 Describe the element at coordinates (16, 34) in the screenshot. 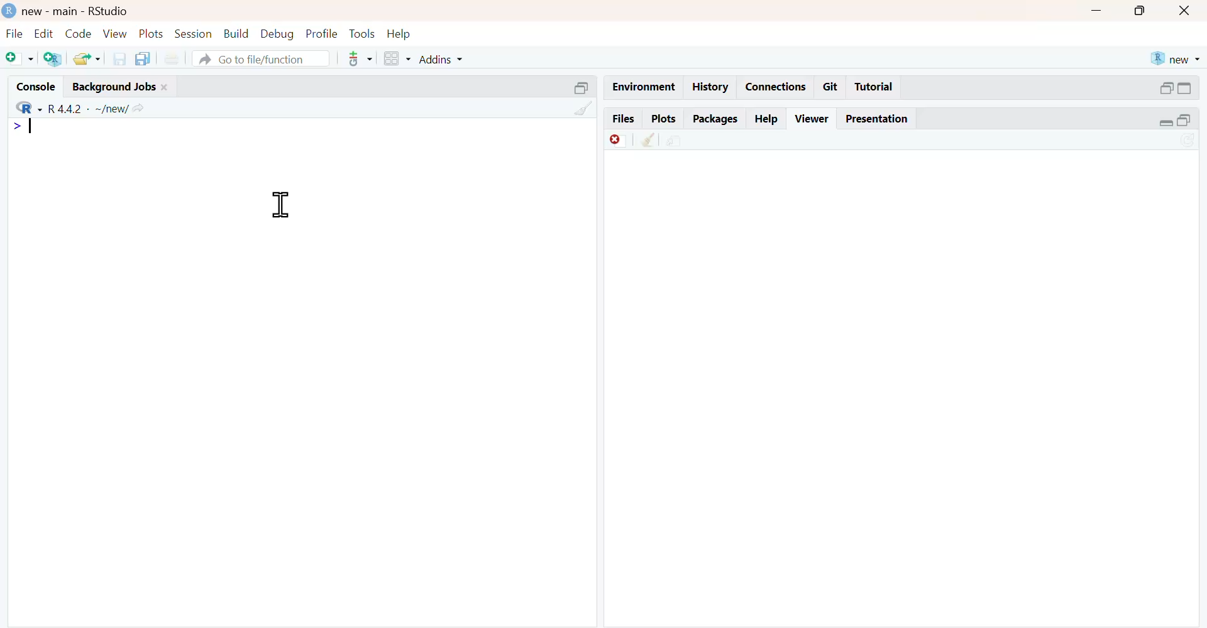

I see `file` at that location.